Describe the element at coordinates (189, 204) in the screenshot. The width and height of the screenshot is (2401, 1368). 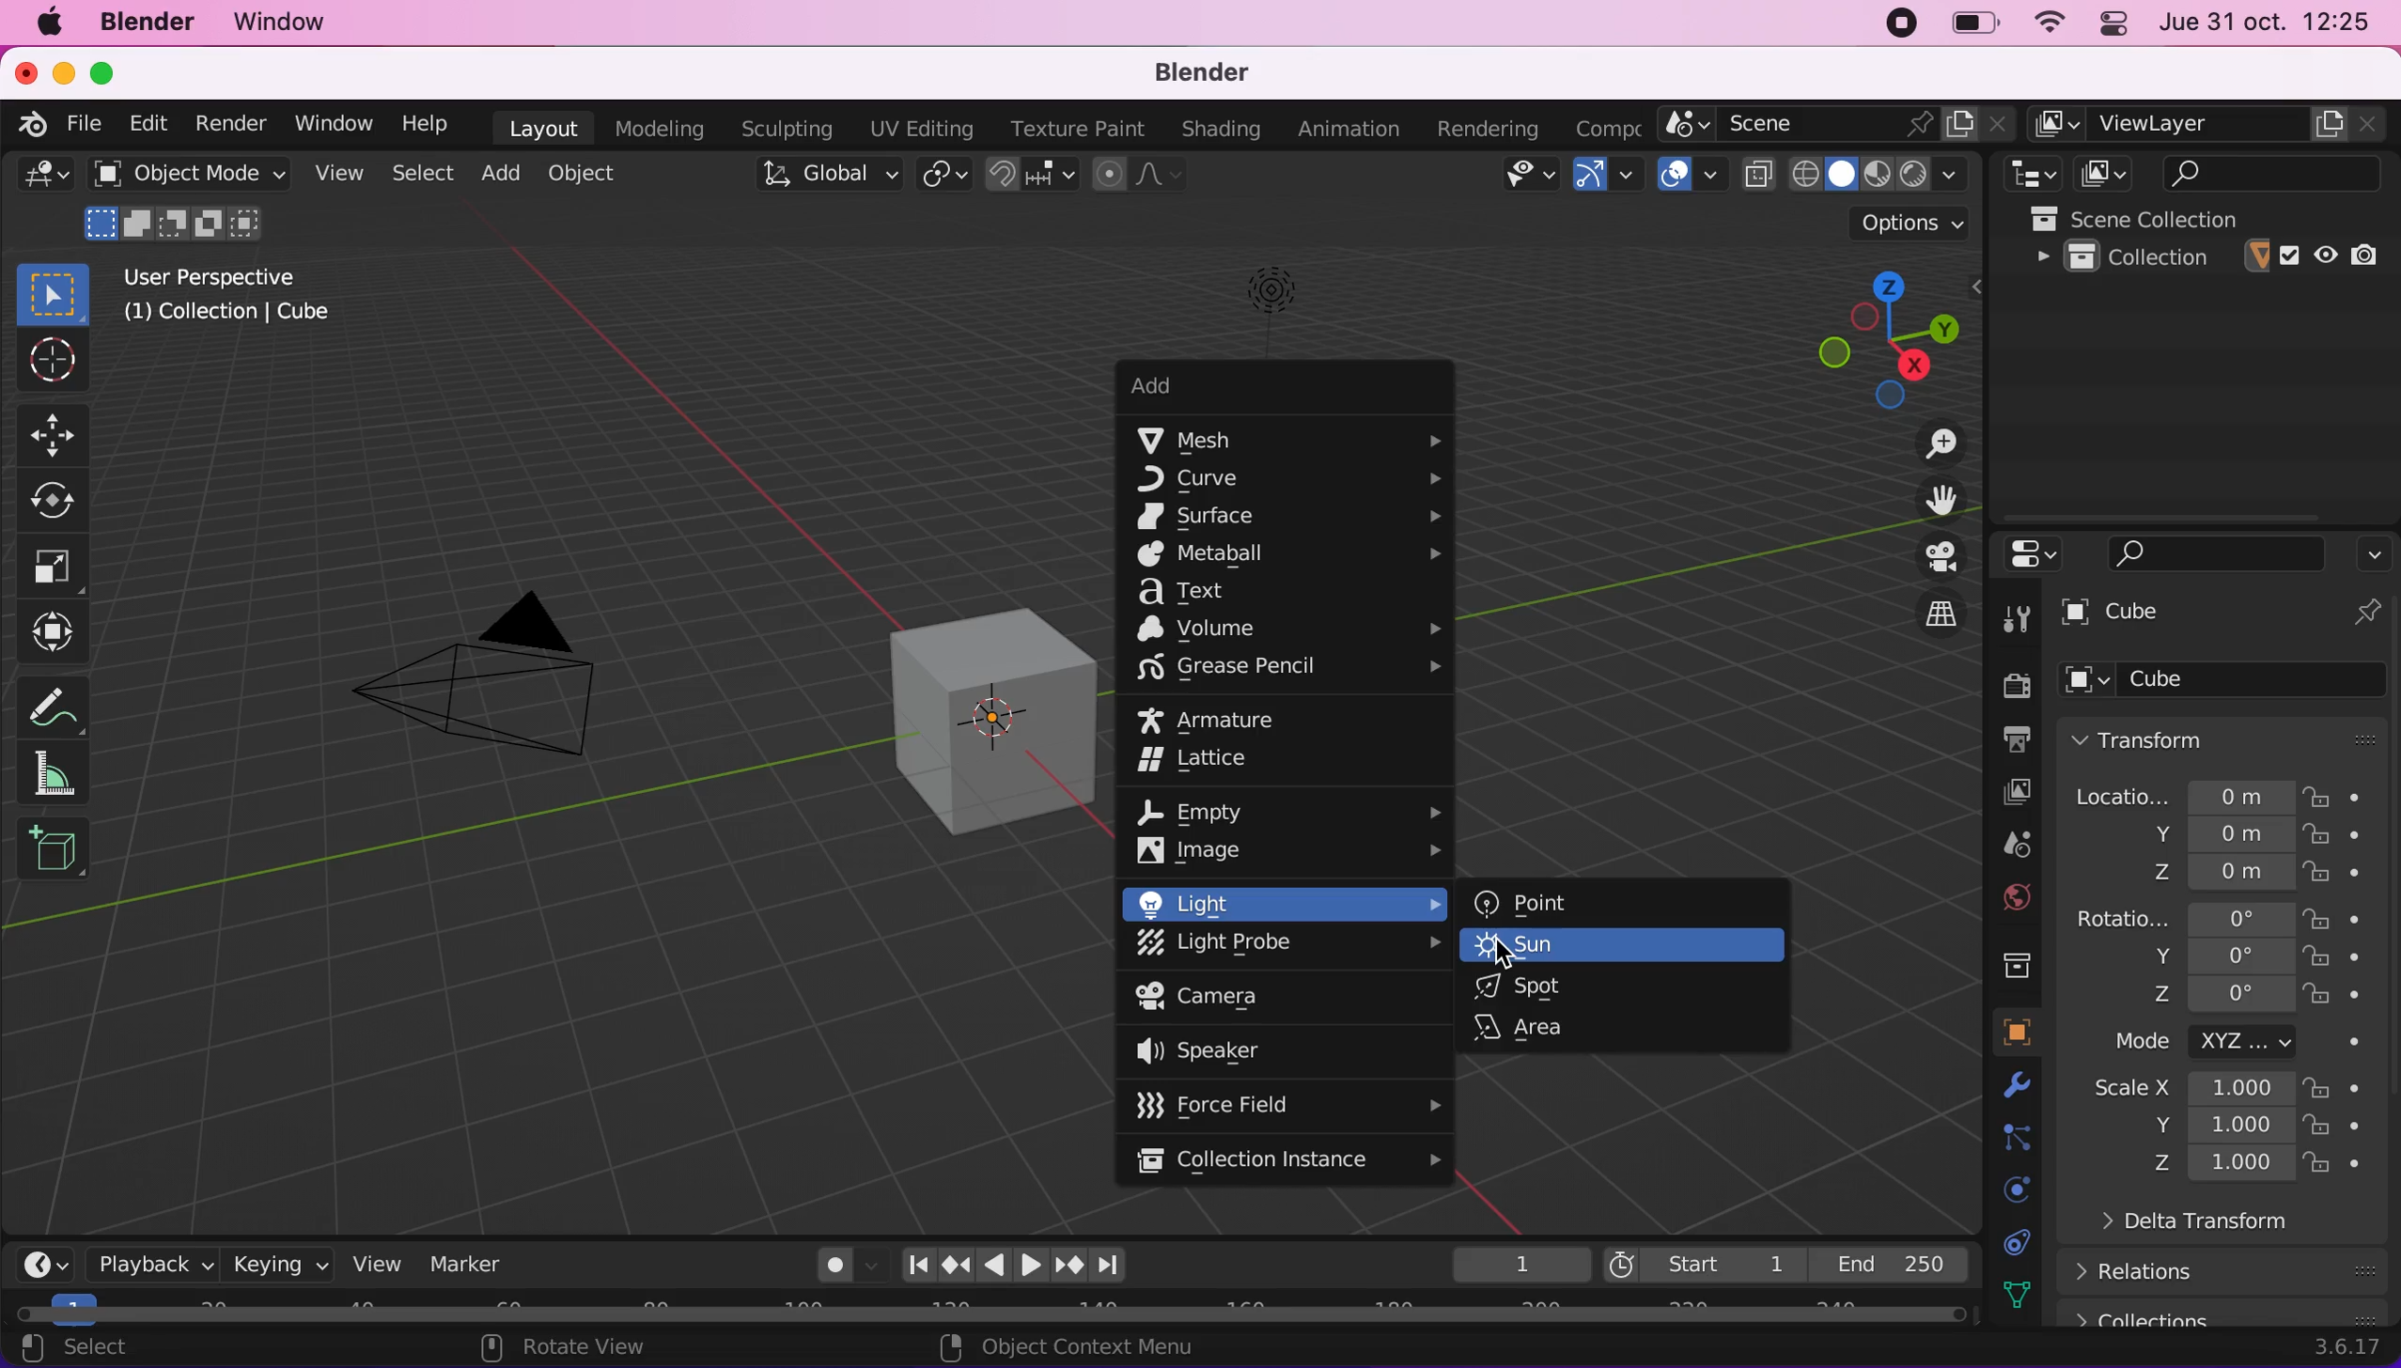
I see `object mode` at that location.